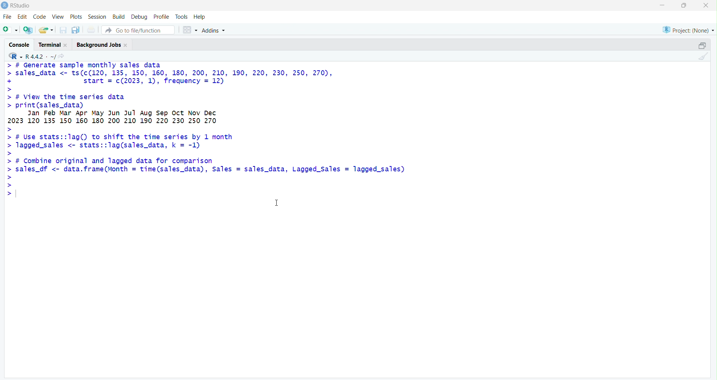 This screenshot has height=380, width=717. I want to click on R 4.4.2, so click(32, 56).